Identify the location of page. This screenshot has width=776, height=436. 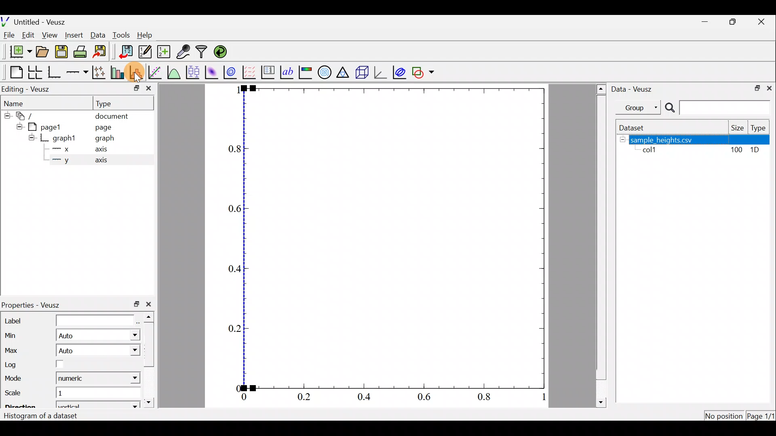
(105, 128).